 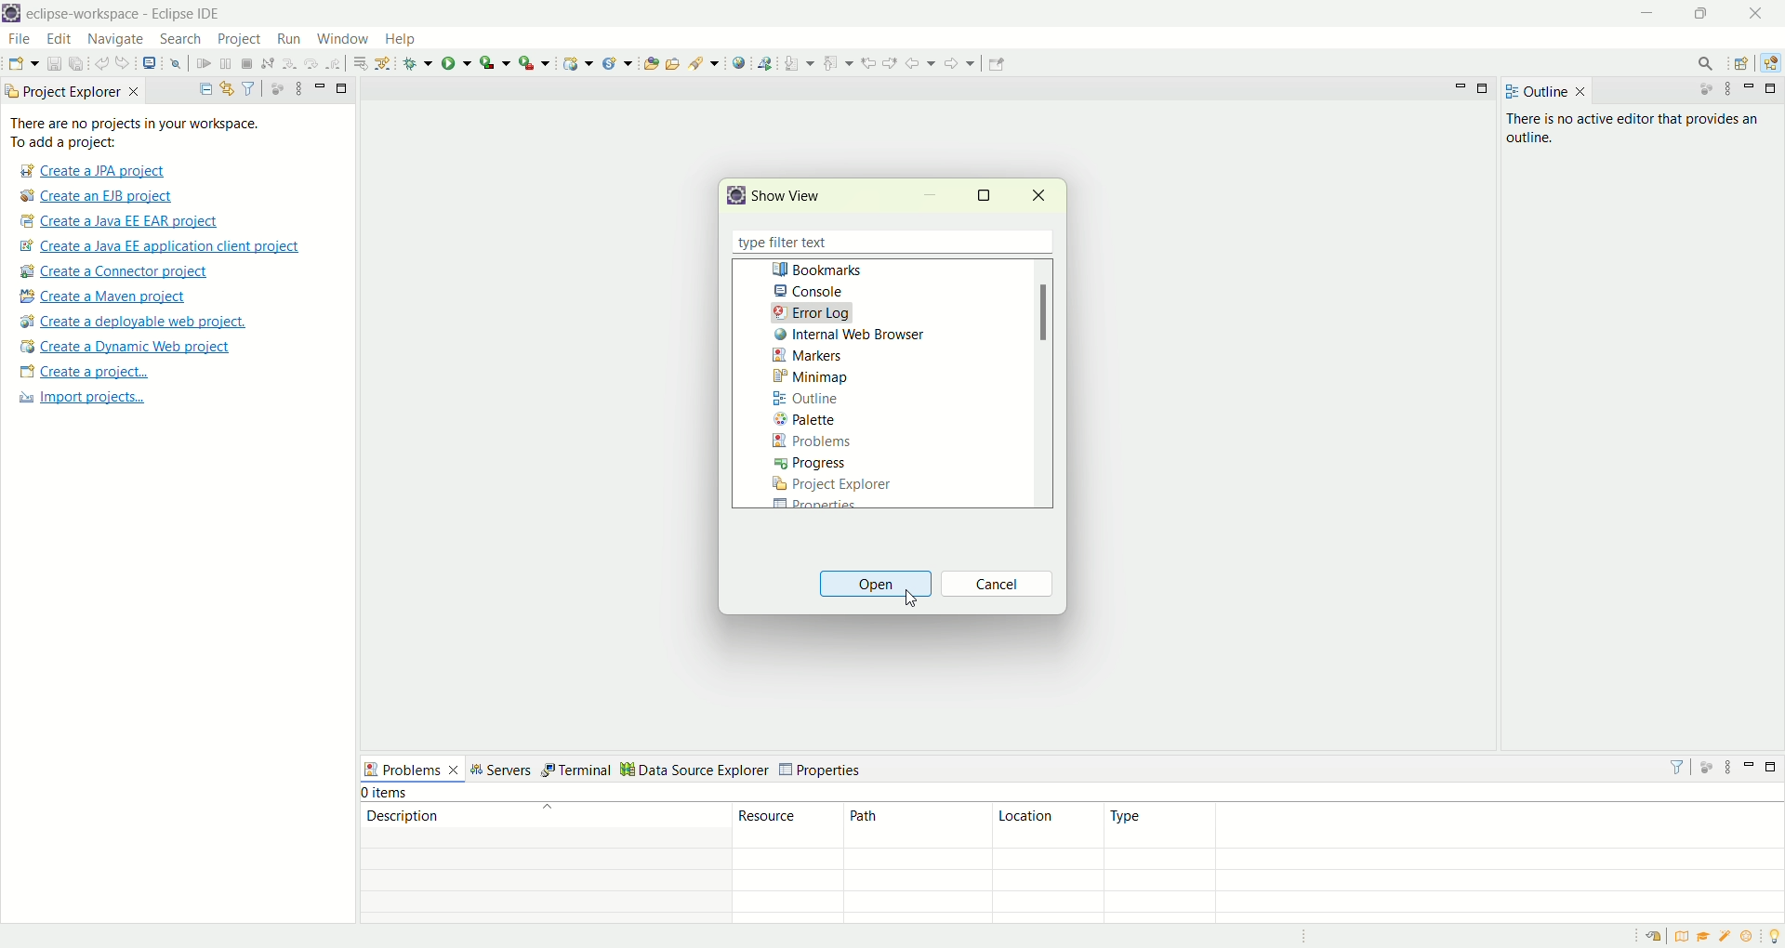 I want to click on close, so click(x=1041, y=197).